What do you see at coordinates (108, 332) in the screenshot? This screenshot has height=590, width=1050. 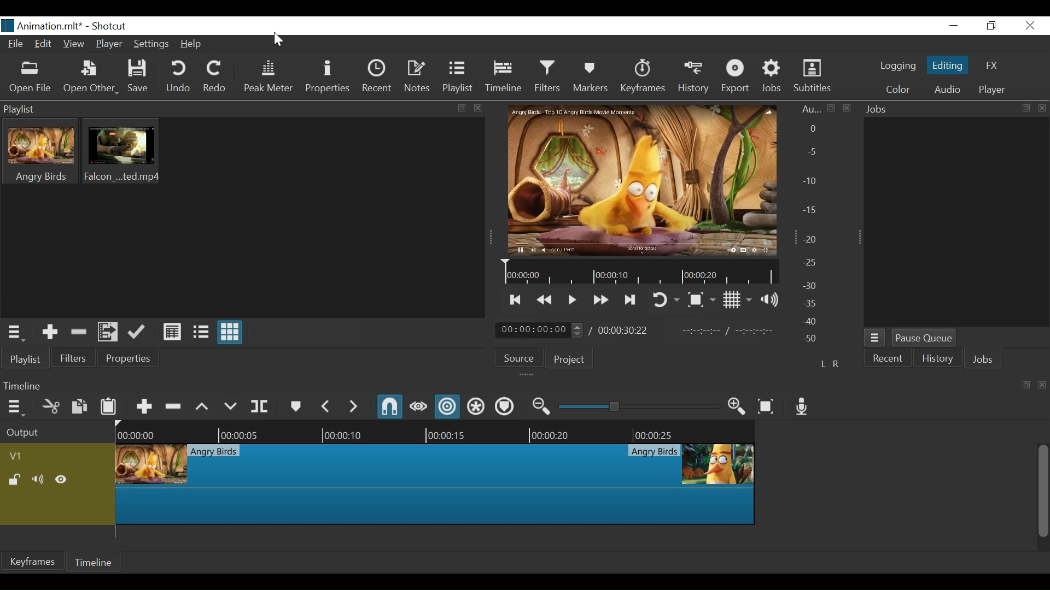 I see `Add files to the playlist` at bounding box center [108, 332].